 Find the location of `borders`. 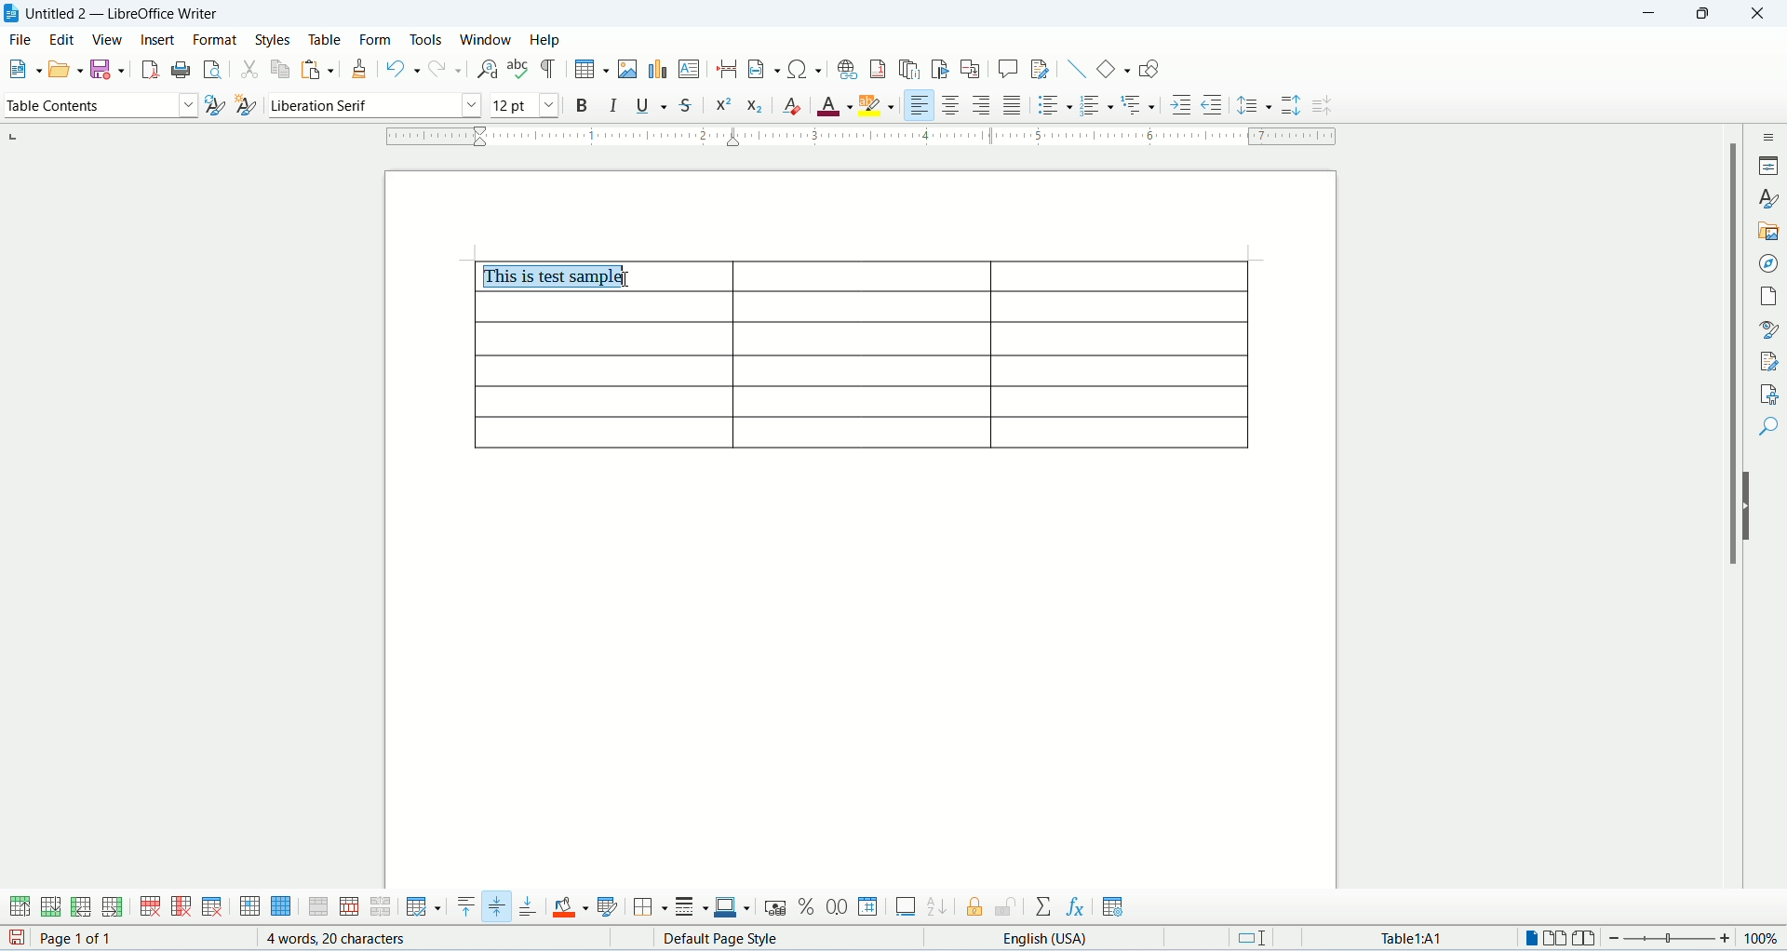

borders is located at coordinates (651, 906).